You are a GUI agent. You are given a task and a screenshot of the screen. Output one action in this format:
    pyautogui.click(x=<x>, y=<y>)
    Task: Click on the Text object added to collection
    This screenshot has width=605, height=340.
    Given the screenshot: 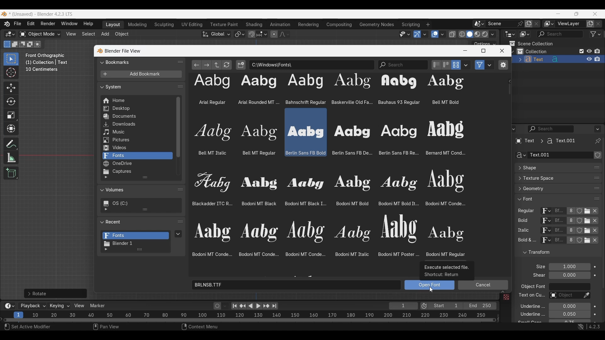 What is the action you would take?
    pyautogui.click(x=558, y=59)
    